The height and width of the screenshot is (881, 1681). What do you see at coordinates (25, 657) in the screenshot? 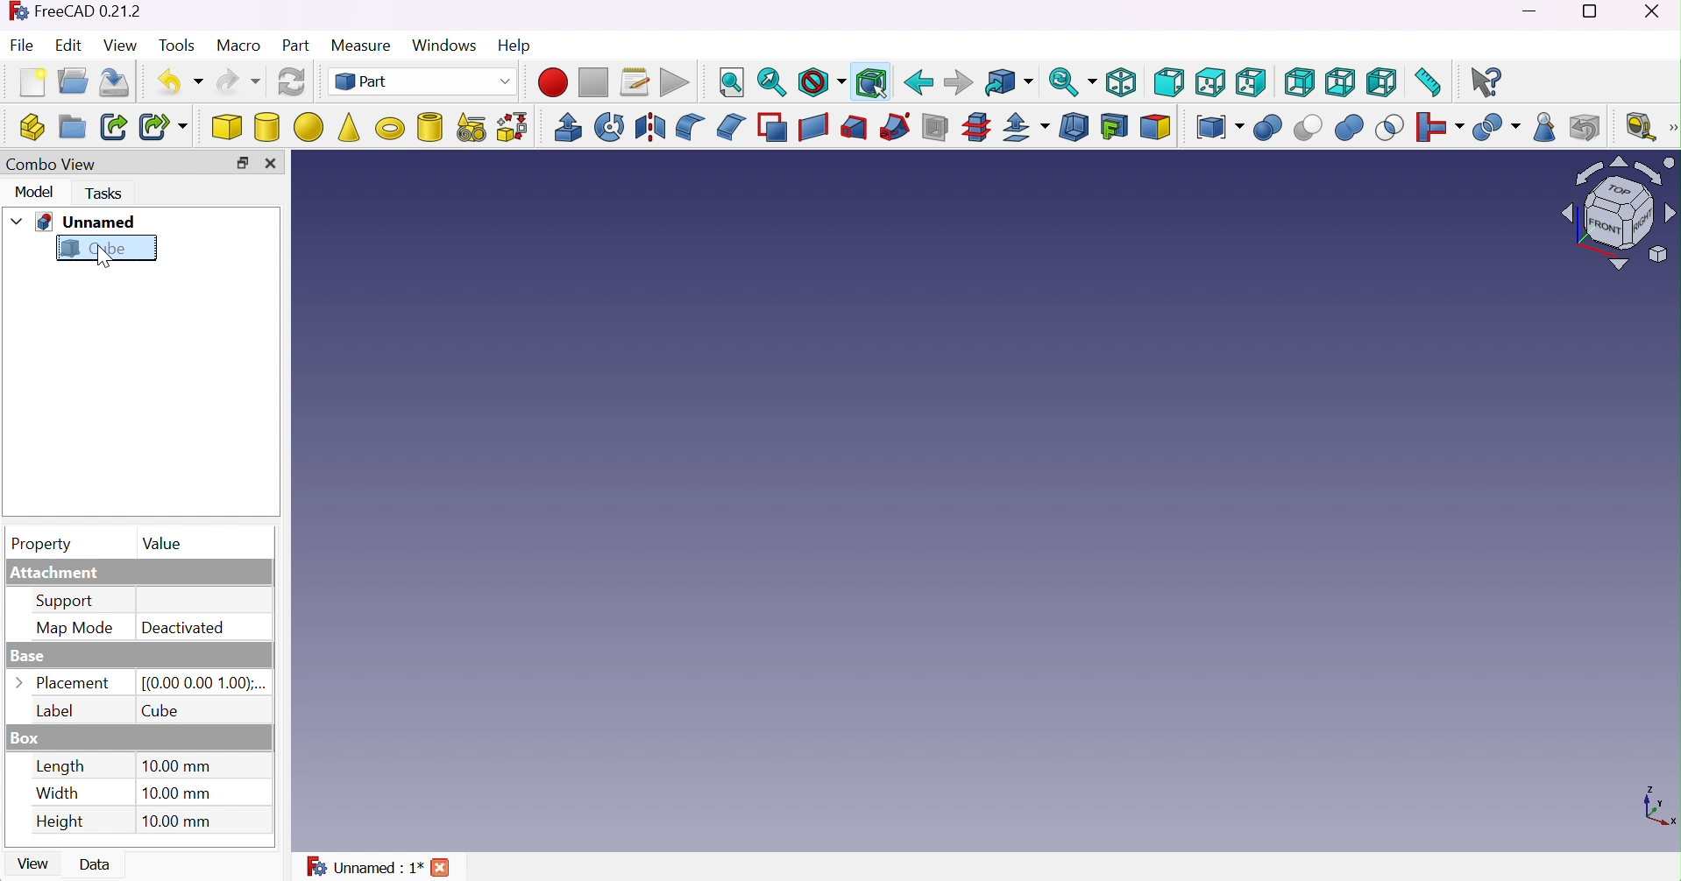
I see `Base` at bounding box center [25, 657].